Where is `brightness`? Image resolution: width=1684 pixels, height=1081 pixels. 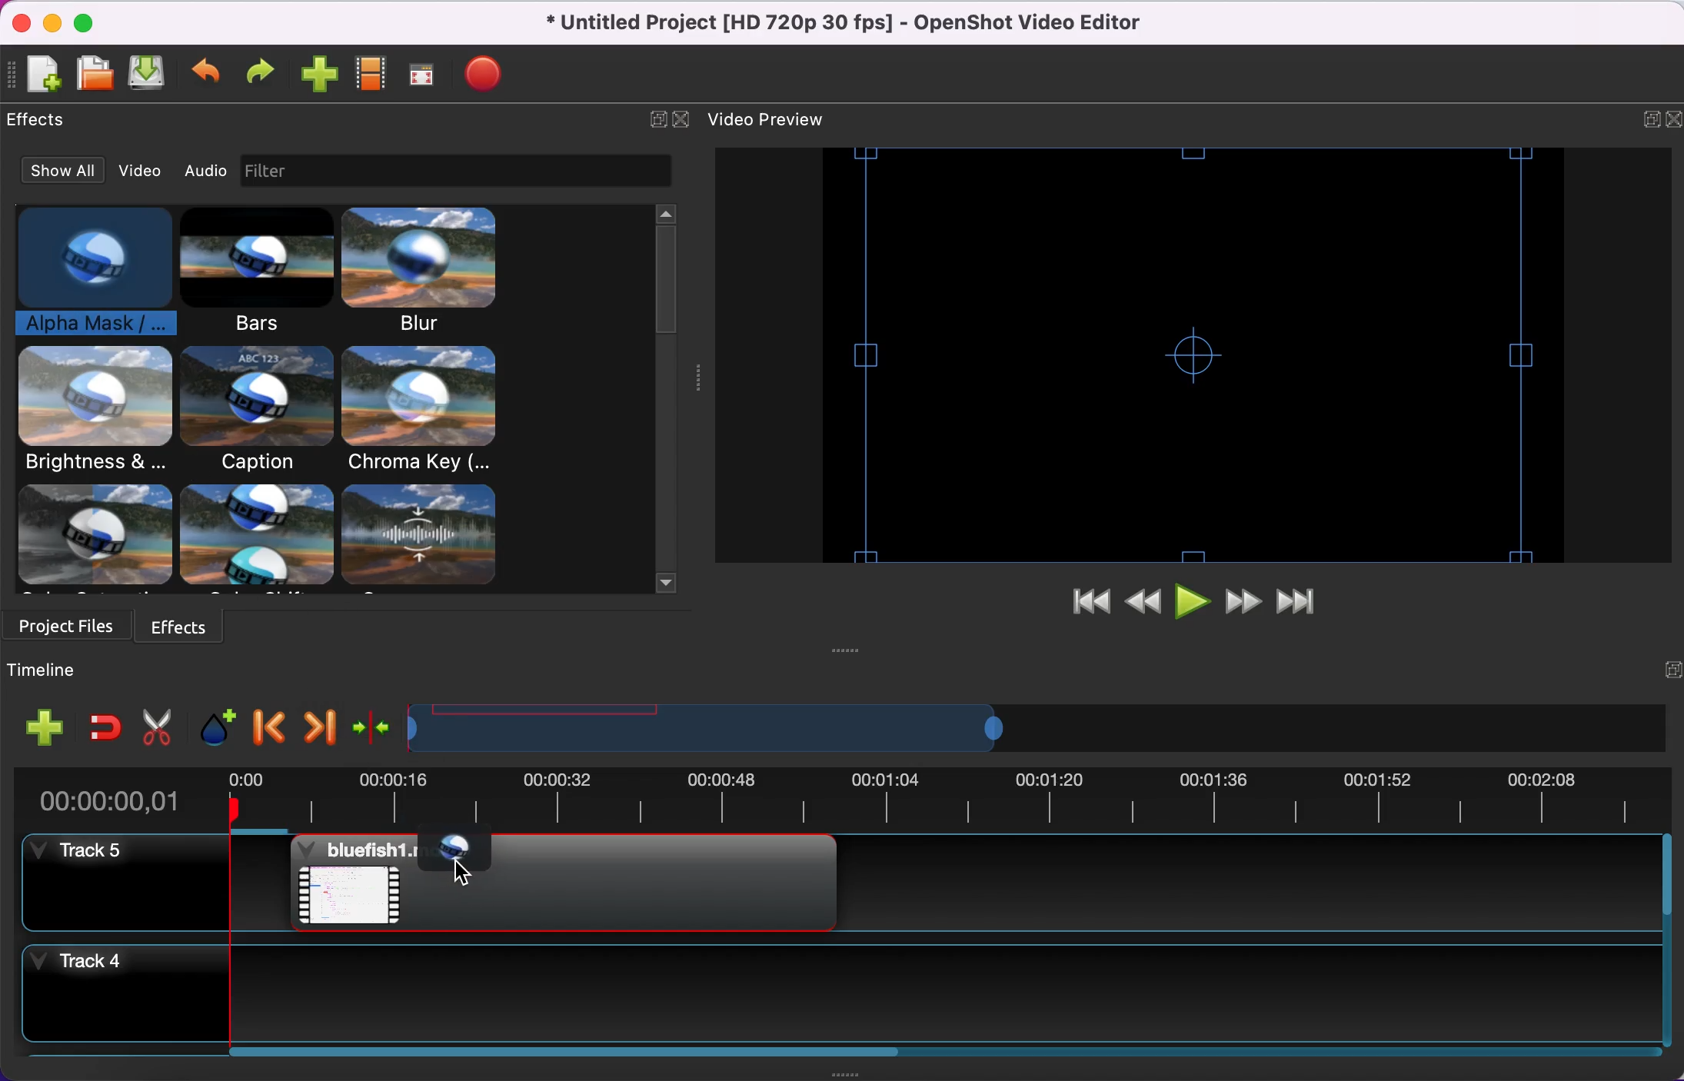
brightness is located at coordinates (96, 412).